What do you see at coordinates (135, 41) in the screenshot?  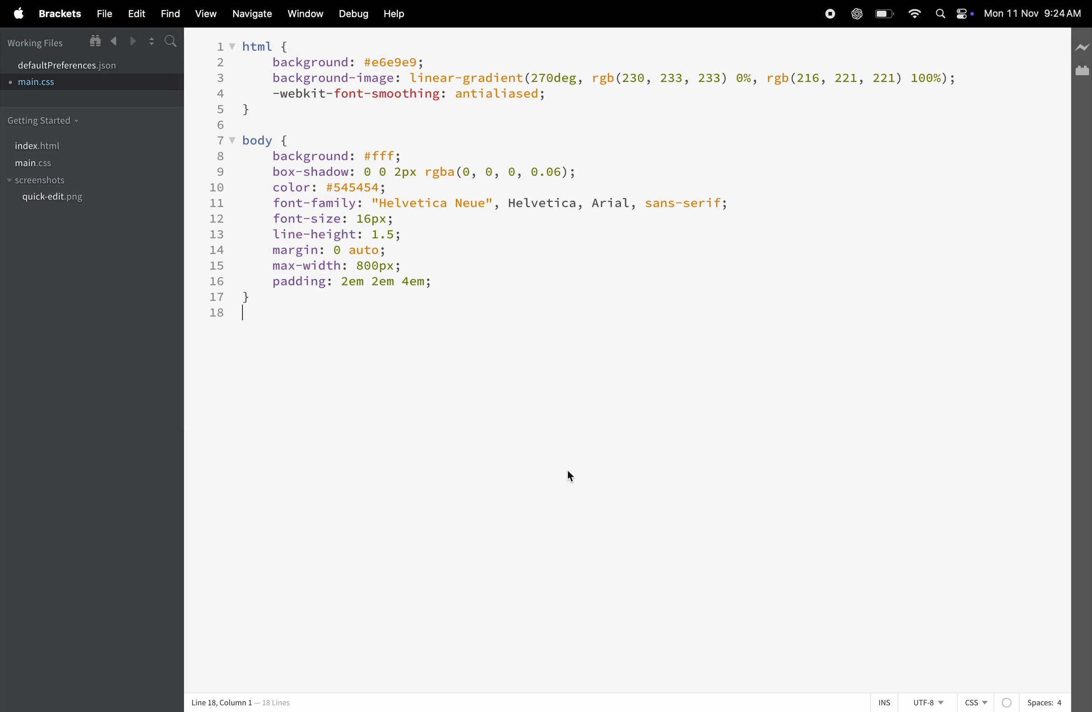 I see `forward` at bounding box center [135, 41].